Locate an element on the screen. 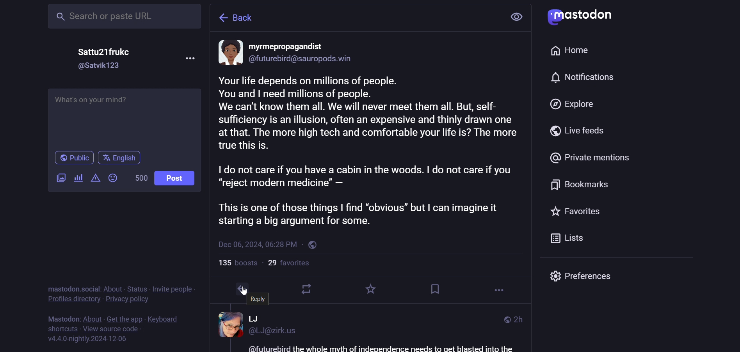 This screenshot has height=352, width=740. images/videos is located at coordinates (60, 179).